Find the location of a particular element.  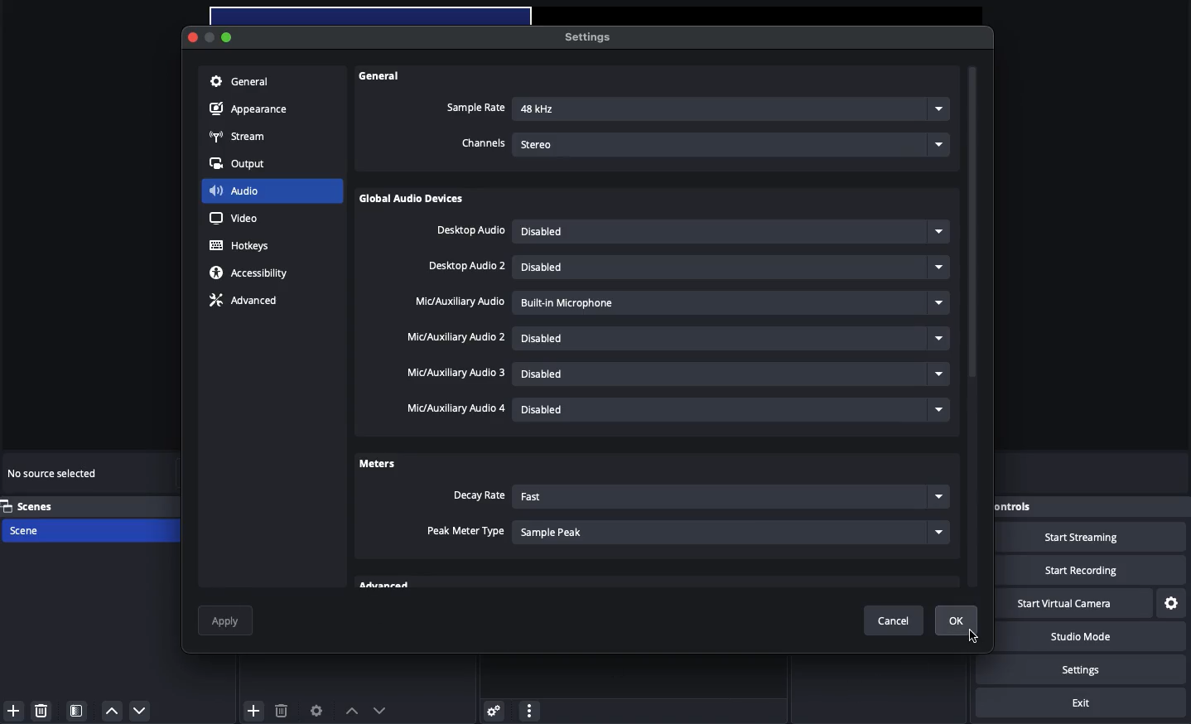

Desktop audio is located at coordinates (470, 231).